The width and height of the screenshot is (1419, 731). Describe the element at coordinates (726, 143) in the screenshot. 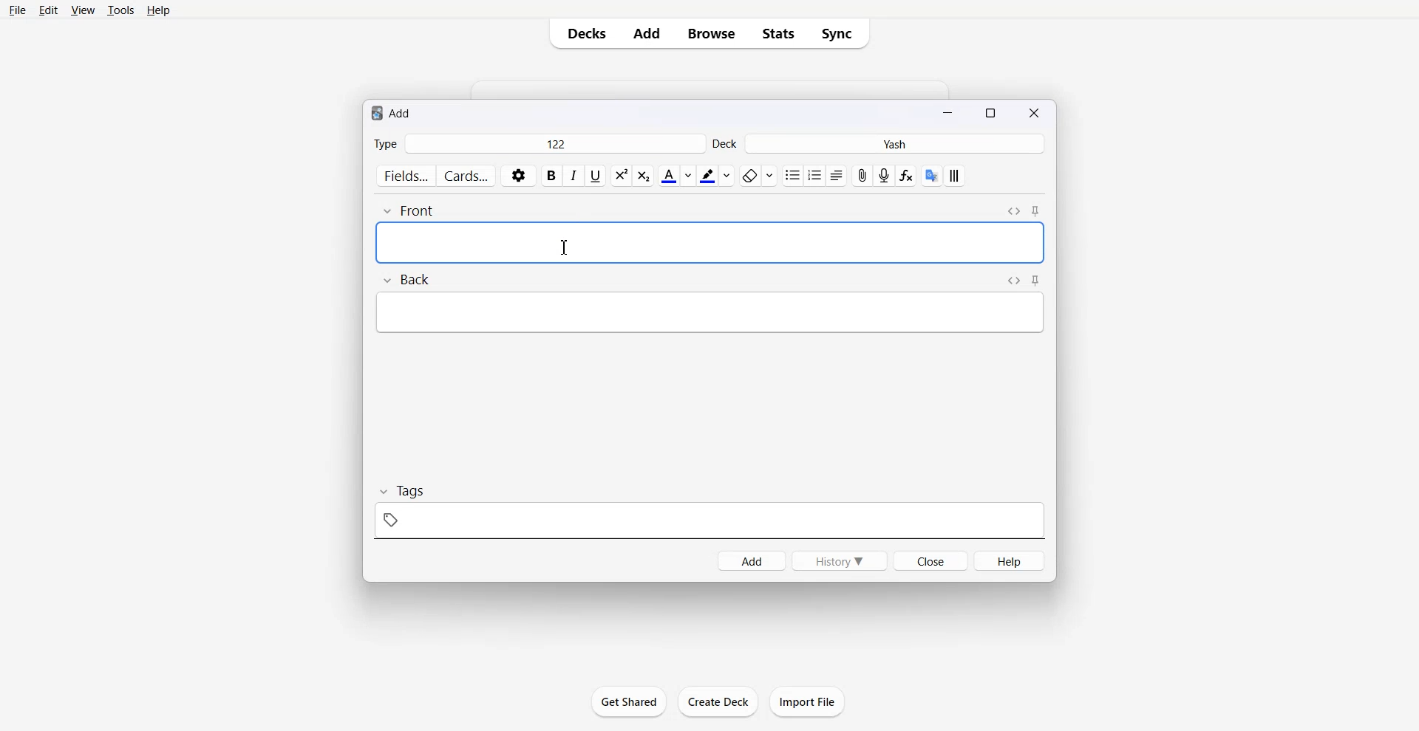

I see `Deck` at that location.